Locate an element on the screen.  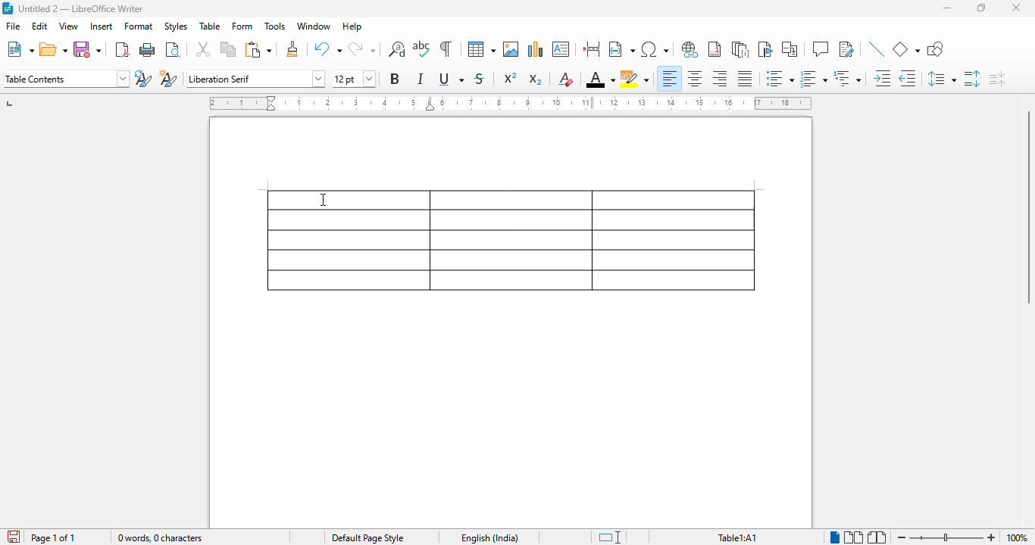
table is located at coordinates (210, 26).